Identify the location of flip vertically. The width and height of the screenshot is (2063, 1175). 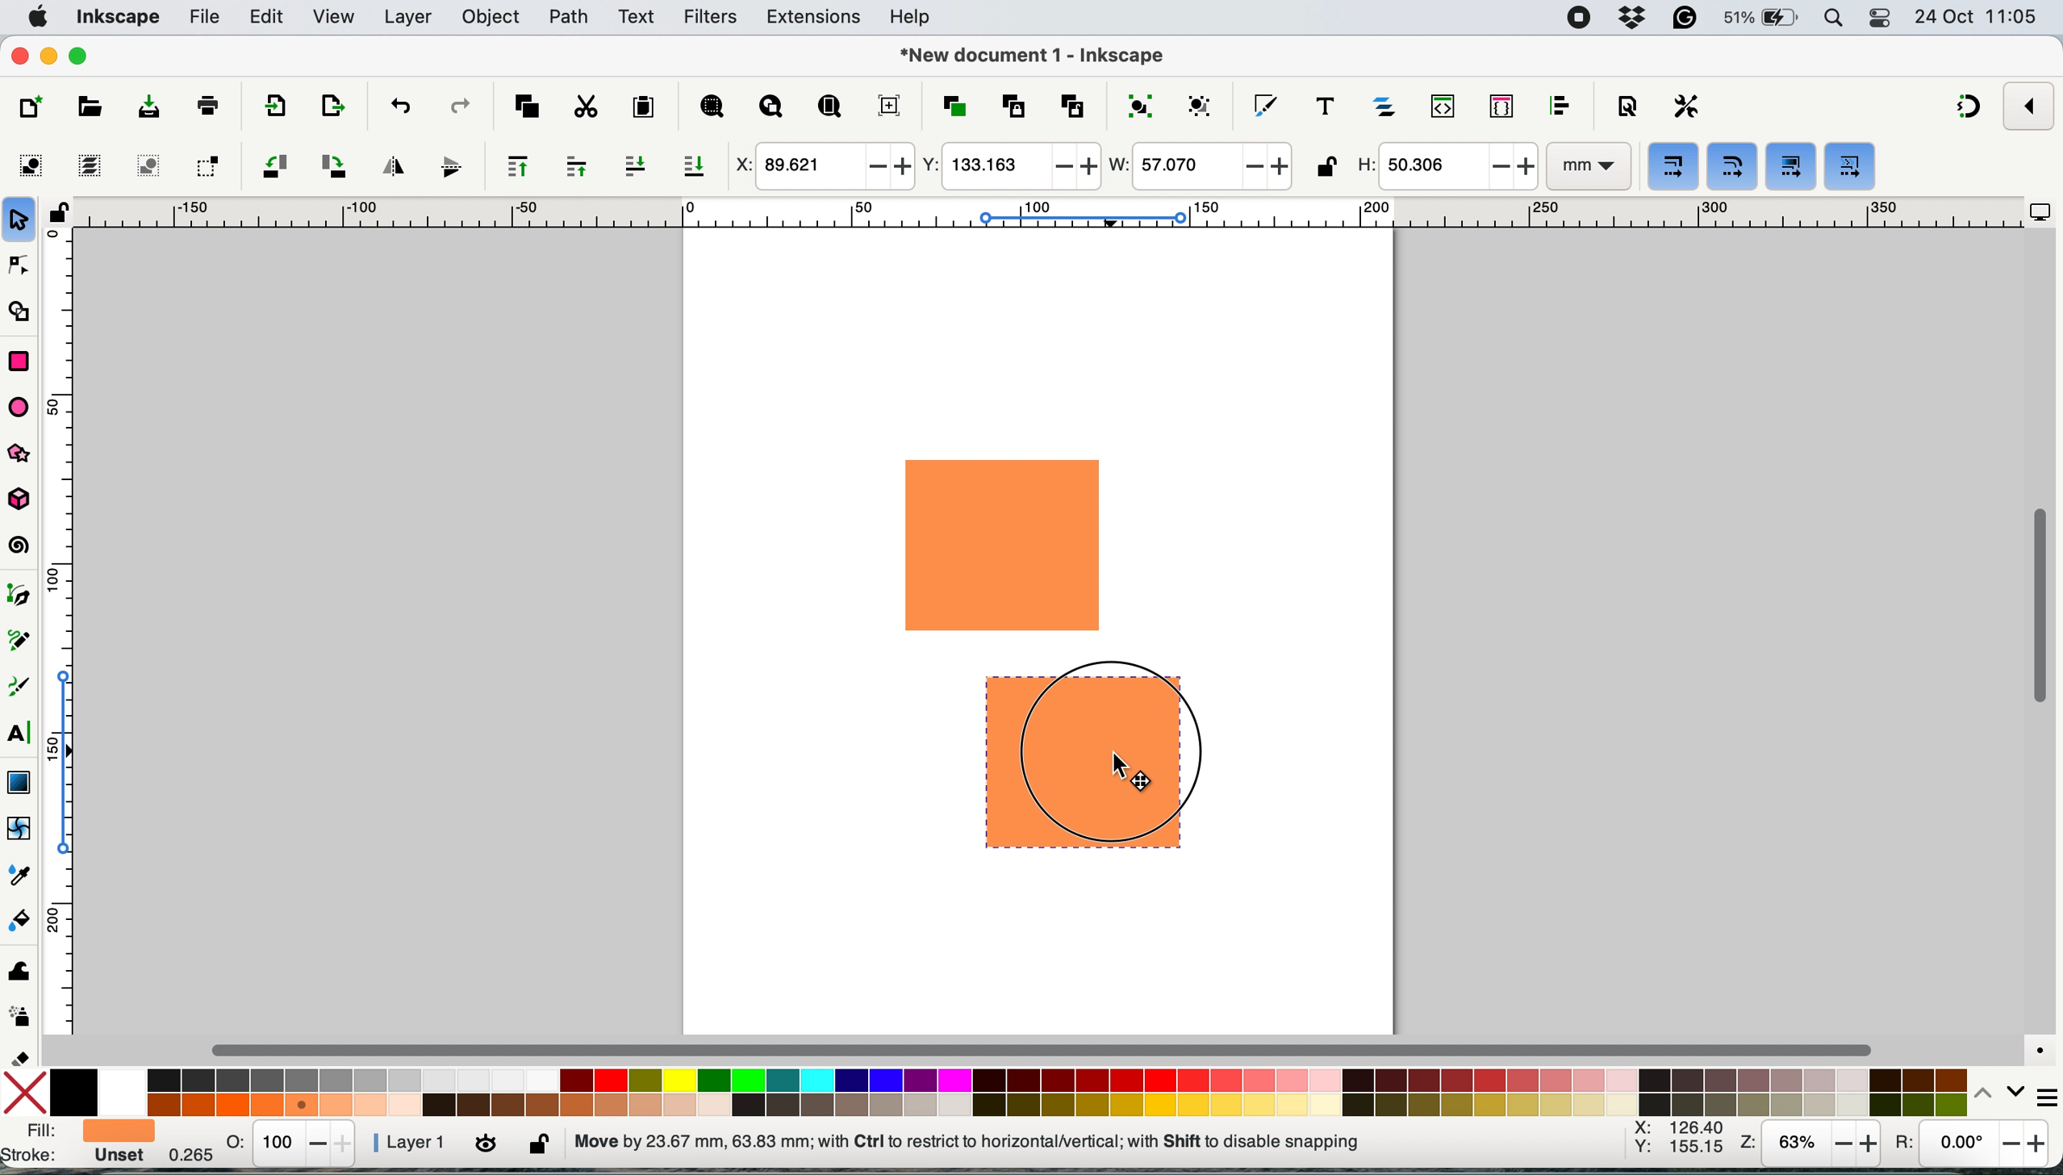
(445, 166).